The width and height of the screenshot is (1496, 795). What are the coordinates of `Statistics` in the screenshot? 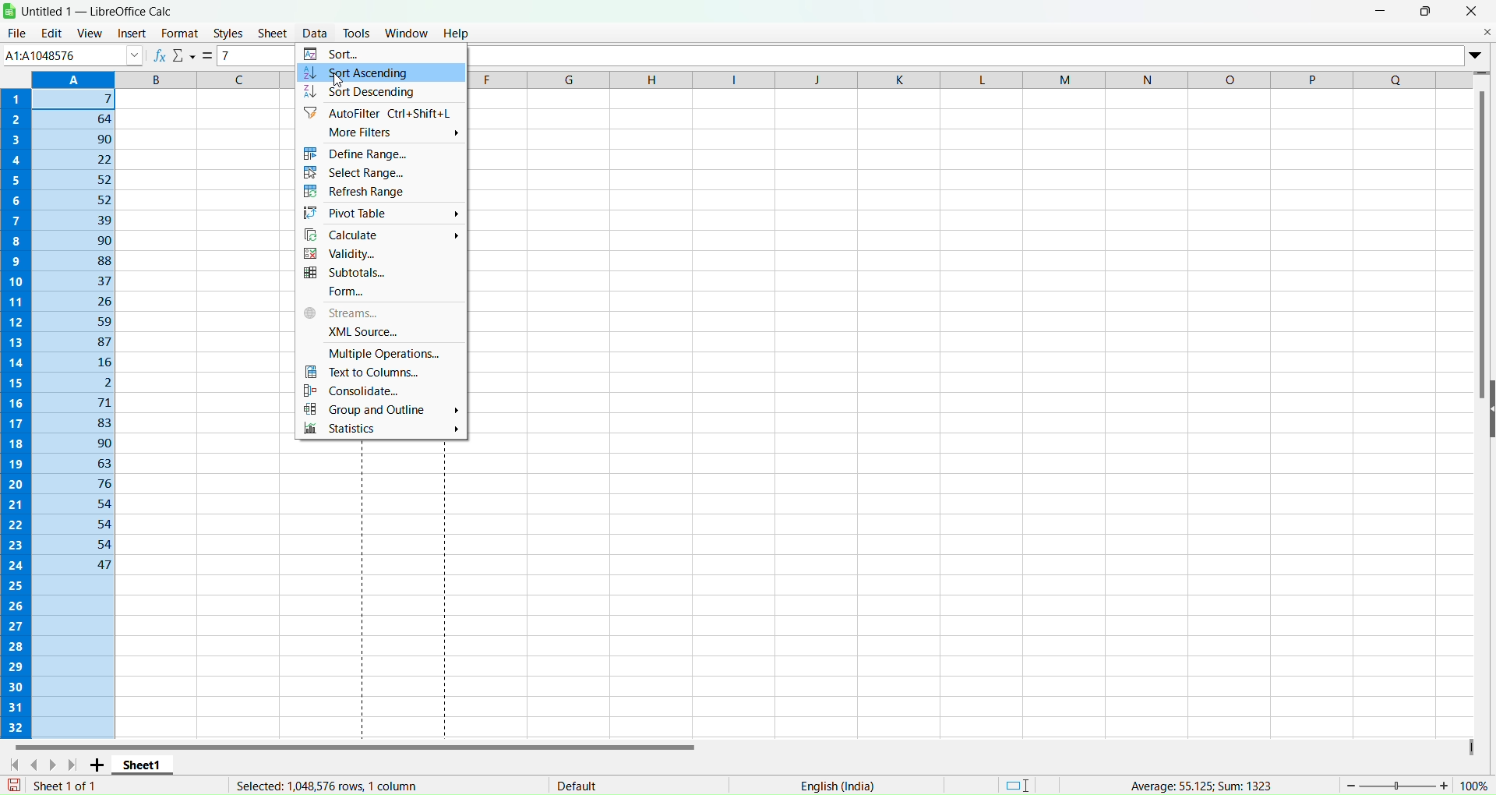 It's located at (381, 430).